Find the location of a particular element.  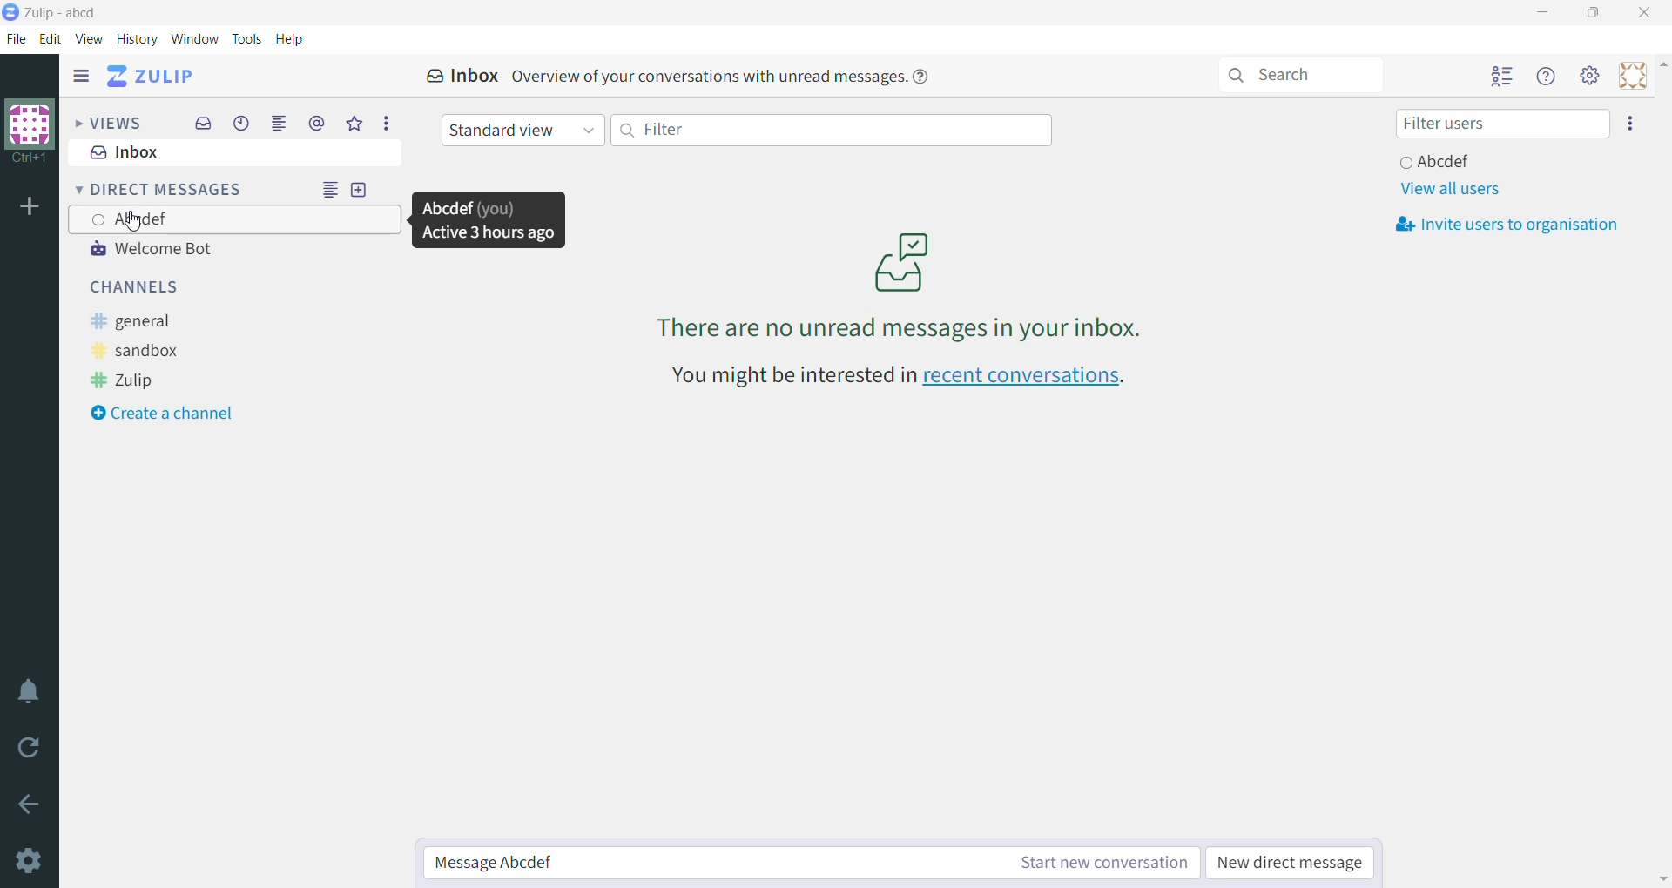

You might be interested in recent conversations - Click link to open recent conversations is located at coordinates (902, 377).